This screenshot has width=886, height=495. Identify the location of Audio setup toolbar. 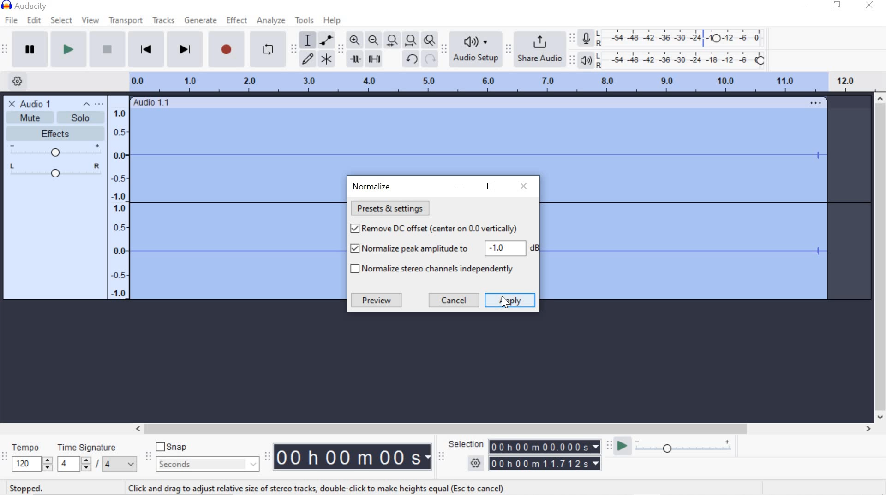
(444, 50).